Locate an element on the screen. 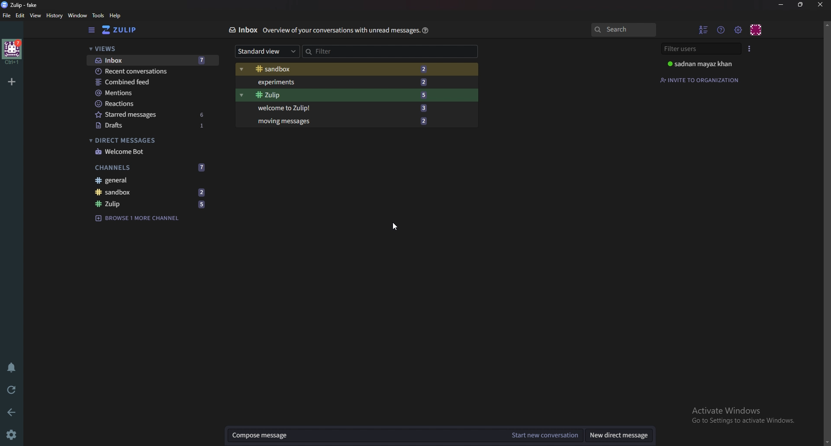  Channels 7 is located at coordinates (151, 168).